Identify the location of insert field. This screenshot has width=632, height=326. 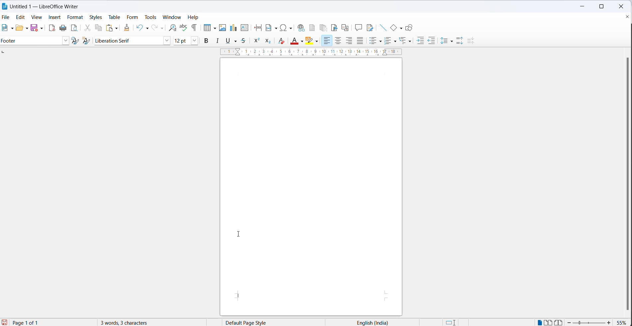
(271, 28).